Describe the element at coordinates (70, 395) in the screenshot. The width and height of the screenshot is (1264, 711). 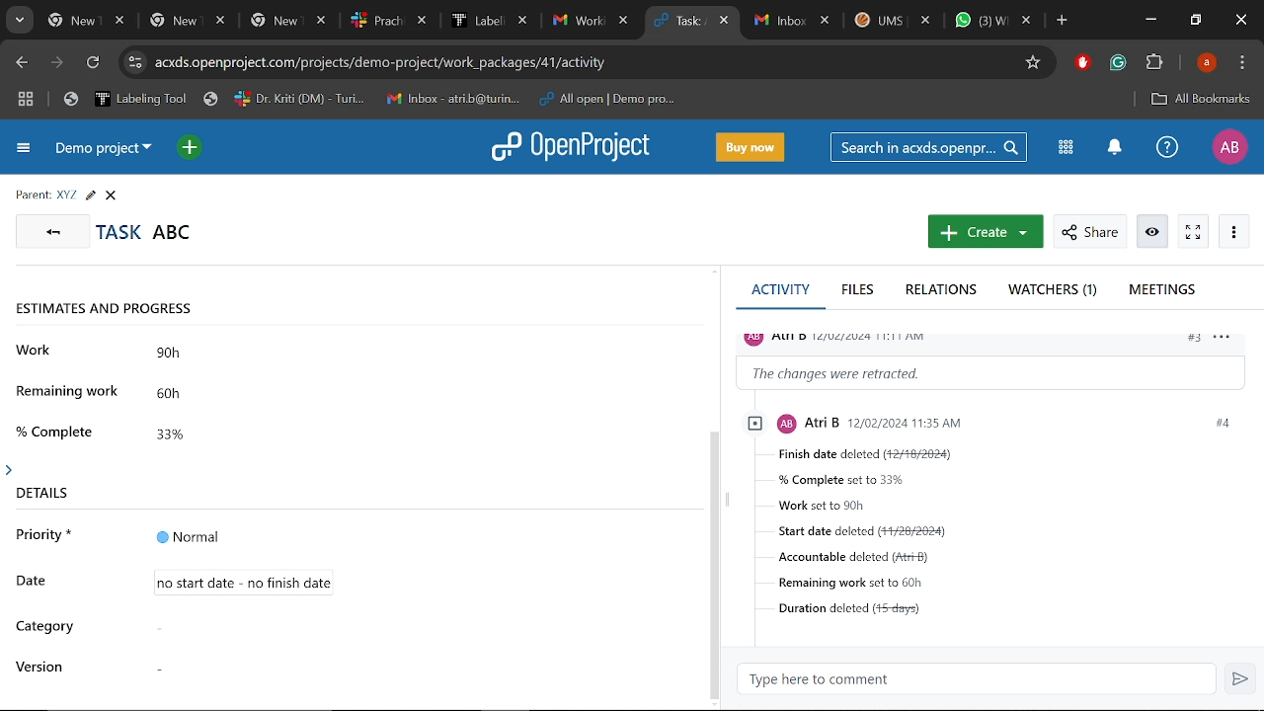
I see `remaining work` at that location.